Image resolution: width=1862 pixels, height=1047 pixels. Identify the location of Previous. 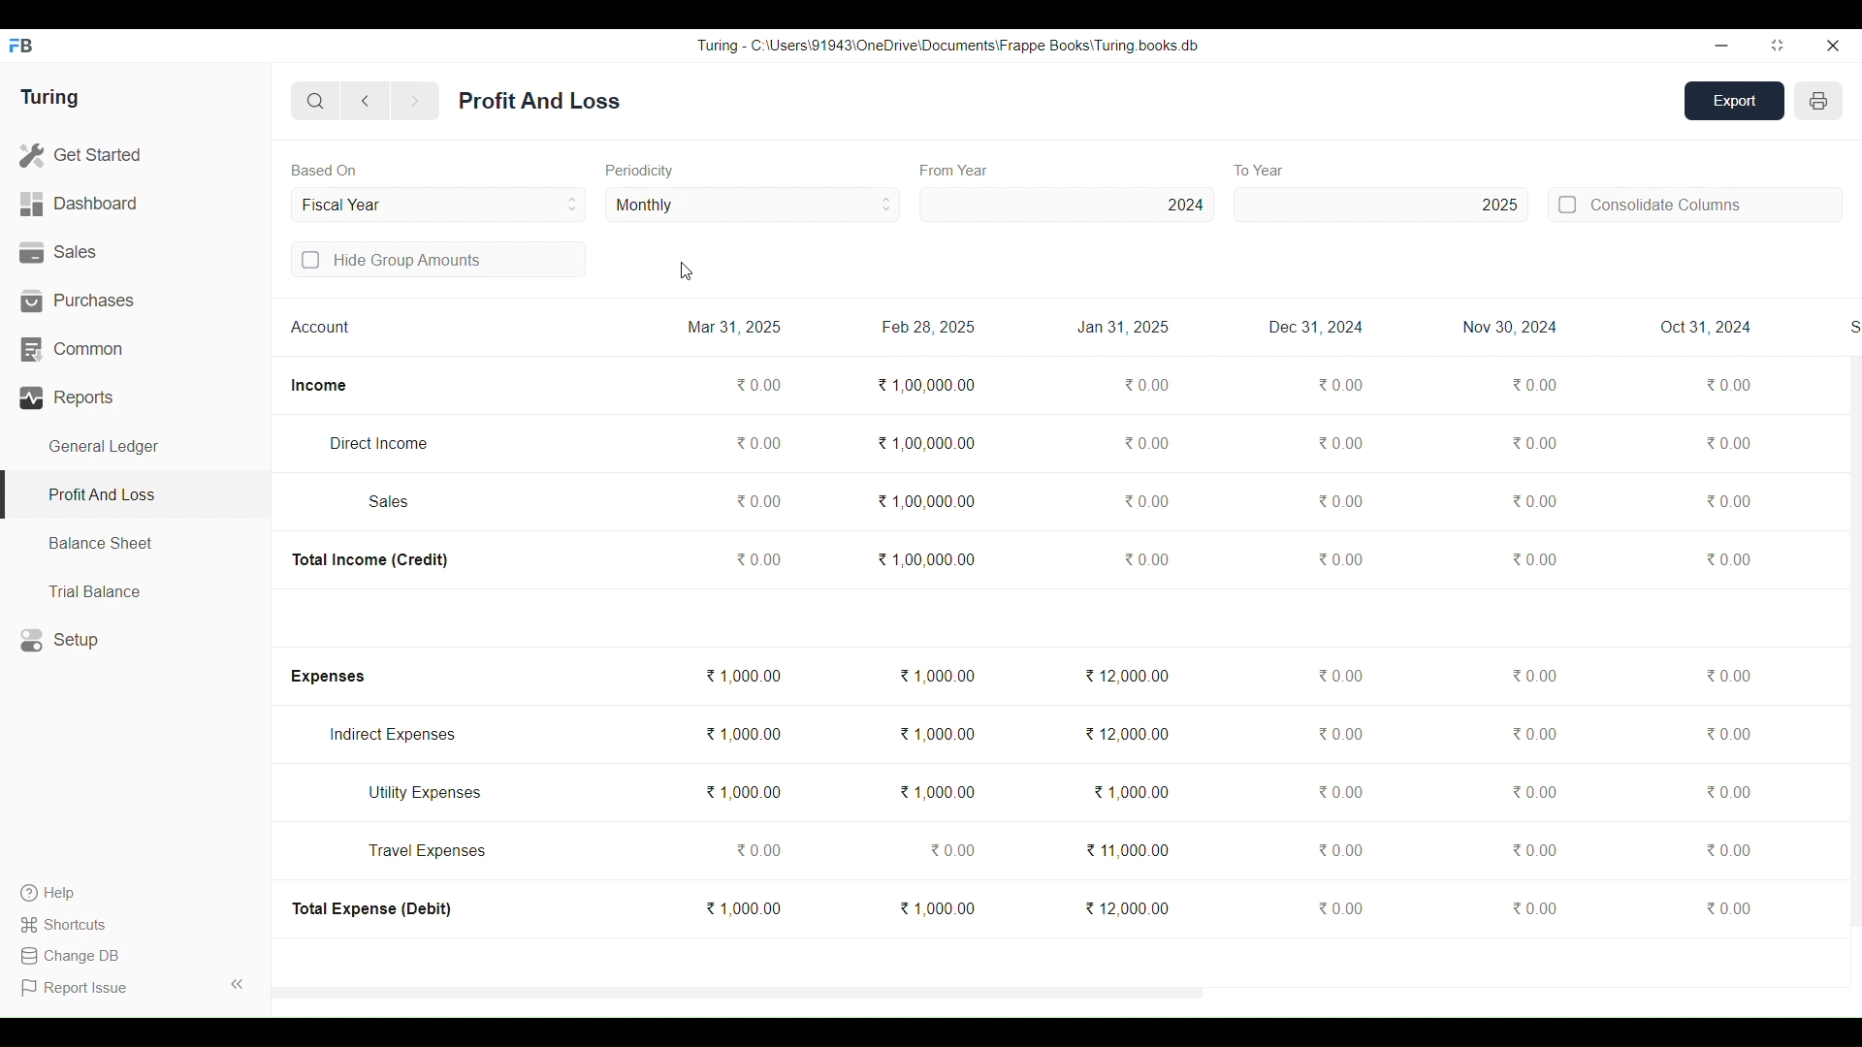
(367, 101).